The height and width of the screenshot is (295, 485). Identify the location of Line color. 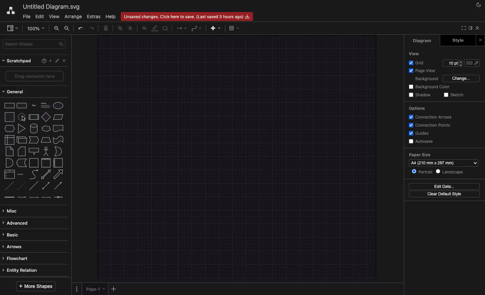
(156, 28).